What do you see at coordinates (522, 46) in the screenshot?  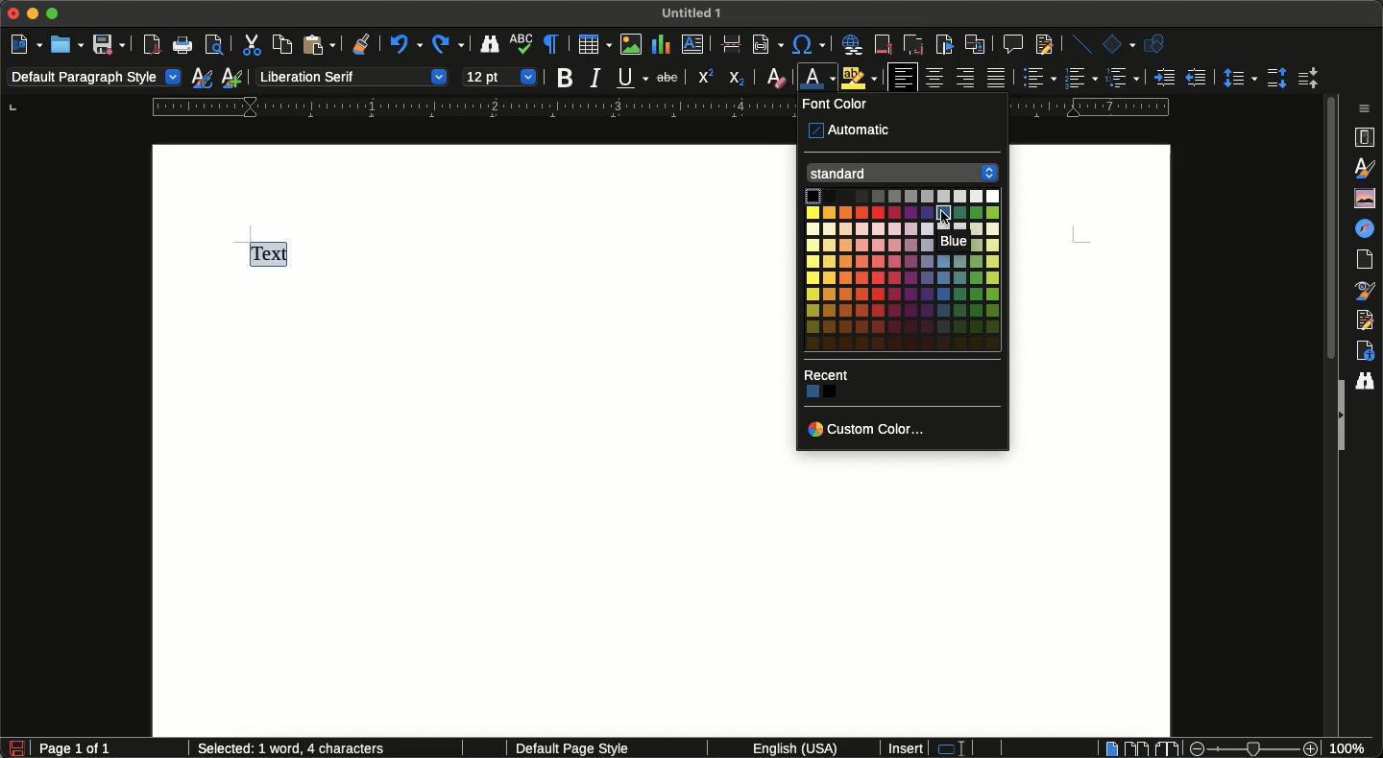 I see `Spelling` at bounding box center [522, 46].